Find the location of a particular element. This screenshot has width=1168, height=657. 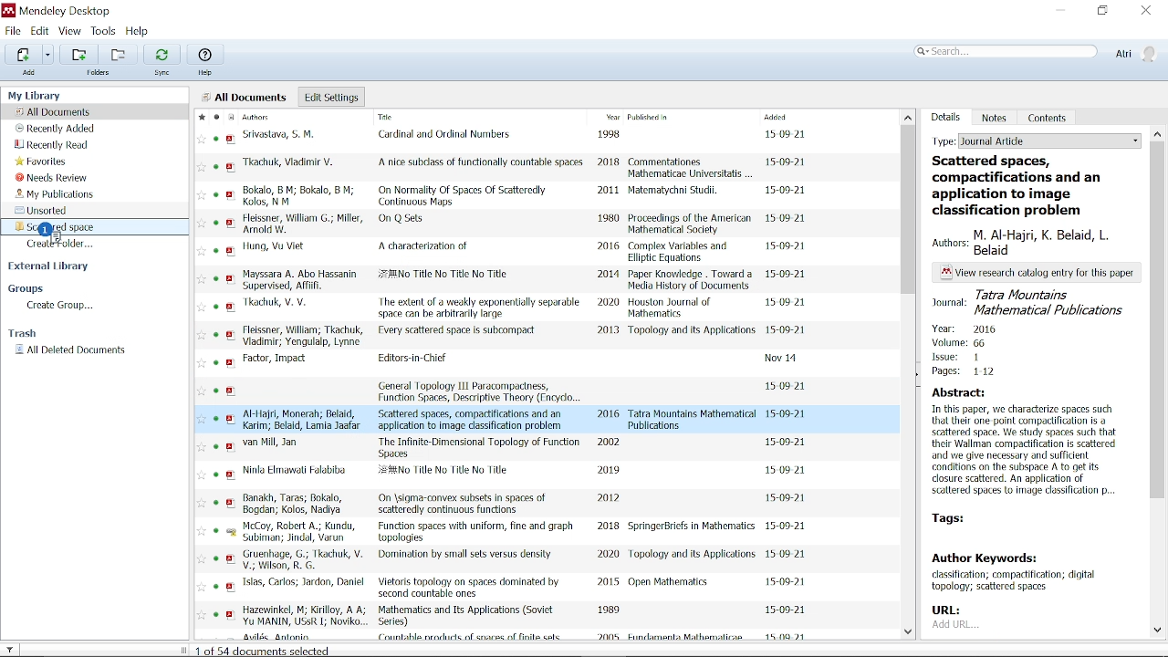

date is located at coordinates (788, 498).